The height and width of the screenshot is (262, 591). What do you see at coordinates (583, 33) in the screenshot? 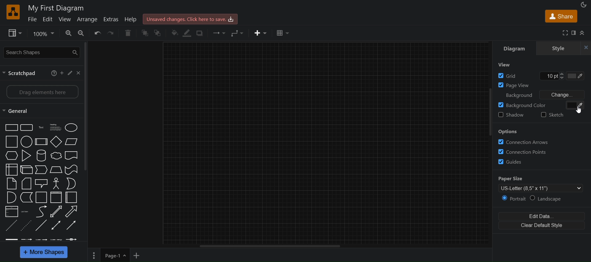
I see `collapse/expand` at bounding box center [583, 33].